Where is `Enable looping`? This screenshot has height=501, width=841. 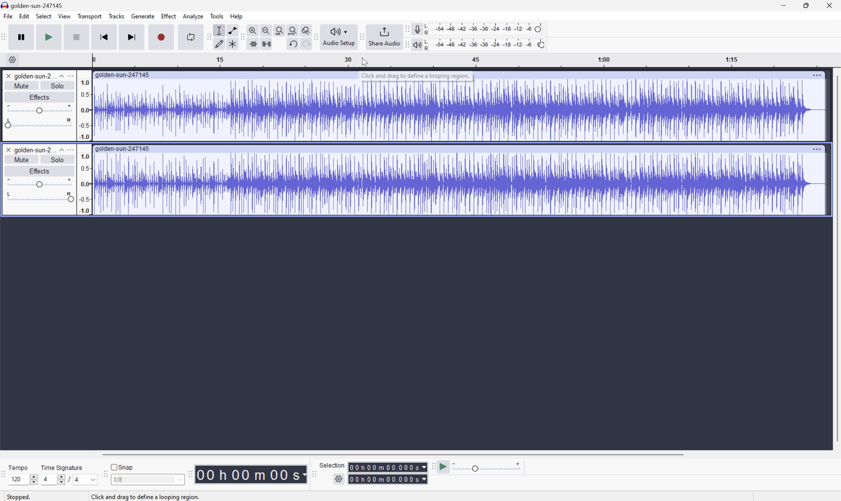
Enable looping is located at coordinates (190, 36).